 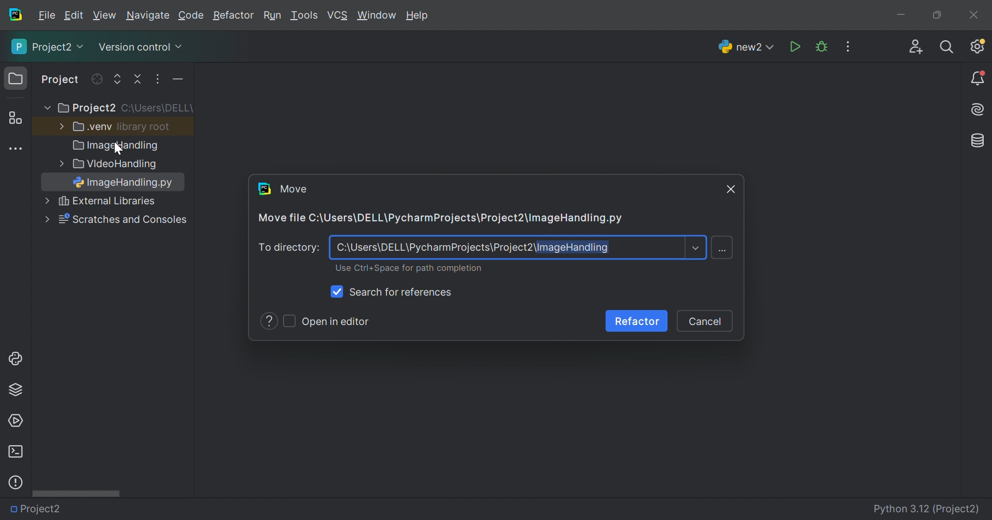 I want to click on Tools, so click(x=303, y=15).